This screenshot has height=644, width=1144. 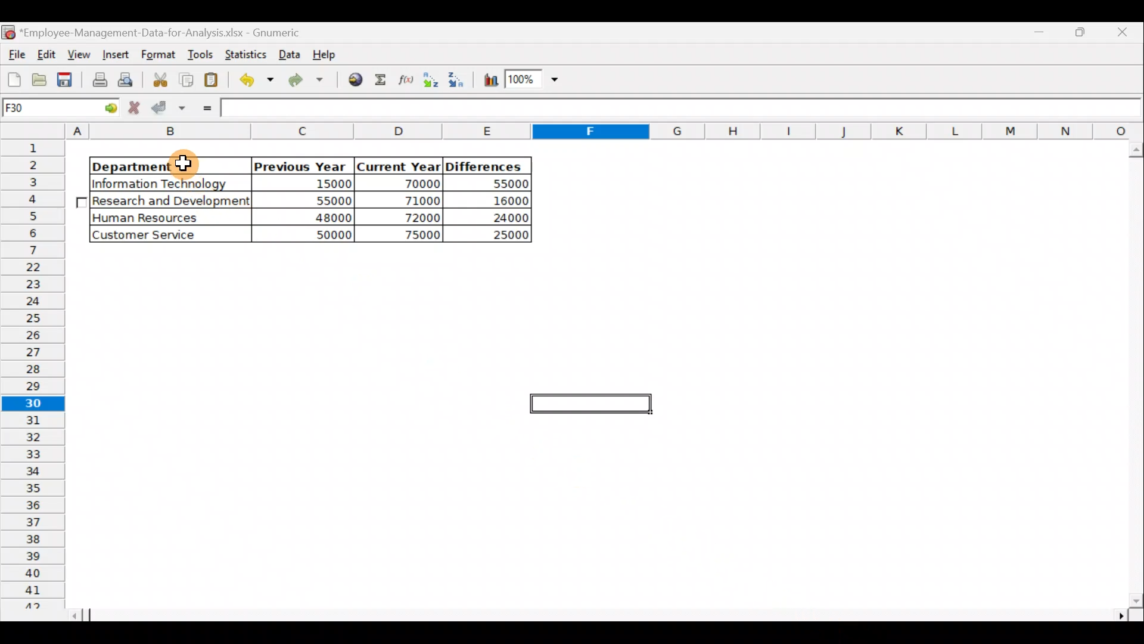 What do you see at coordinates (412, 217) in the screenshot?
I see `72000` at bounding box center [412, 217].